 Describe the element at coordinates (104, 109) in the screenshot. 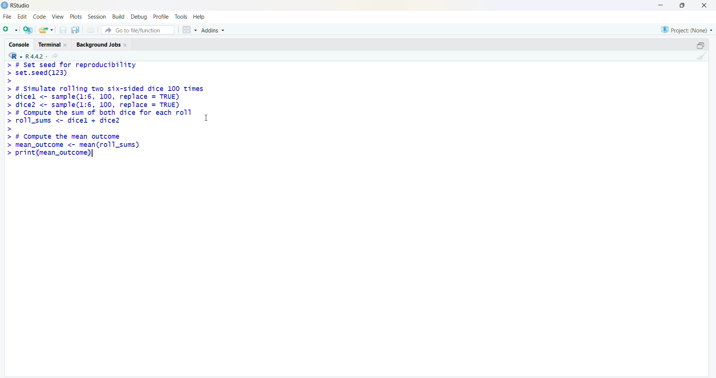

I see `> # Set seed for reproducibility> set.seed(123)>> # Simulate rolling two six-sided dice 100 times> dicel <- sample(1:6, 100, replace = TRUE)> dice2 <- sample(1:6, 100, replace = TRUE)> # Compute the sum of both dice for each rollroll_sums <- dicel + dice2# Compute the mean outcomemean_outcome <- mean(roll_sums)>> print(mean_outcome)` at that location.